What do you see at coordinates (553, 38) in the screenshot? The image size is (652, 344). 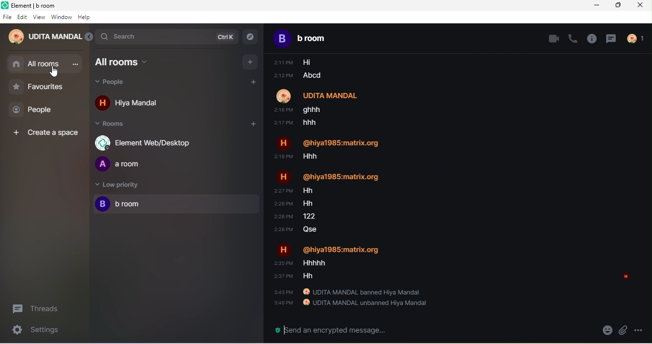 I see `video call` at bounding box center [553, 38].